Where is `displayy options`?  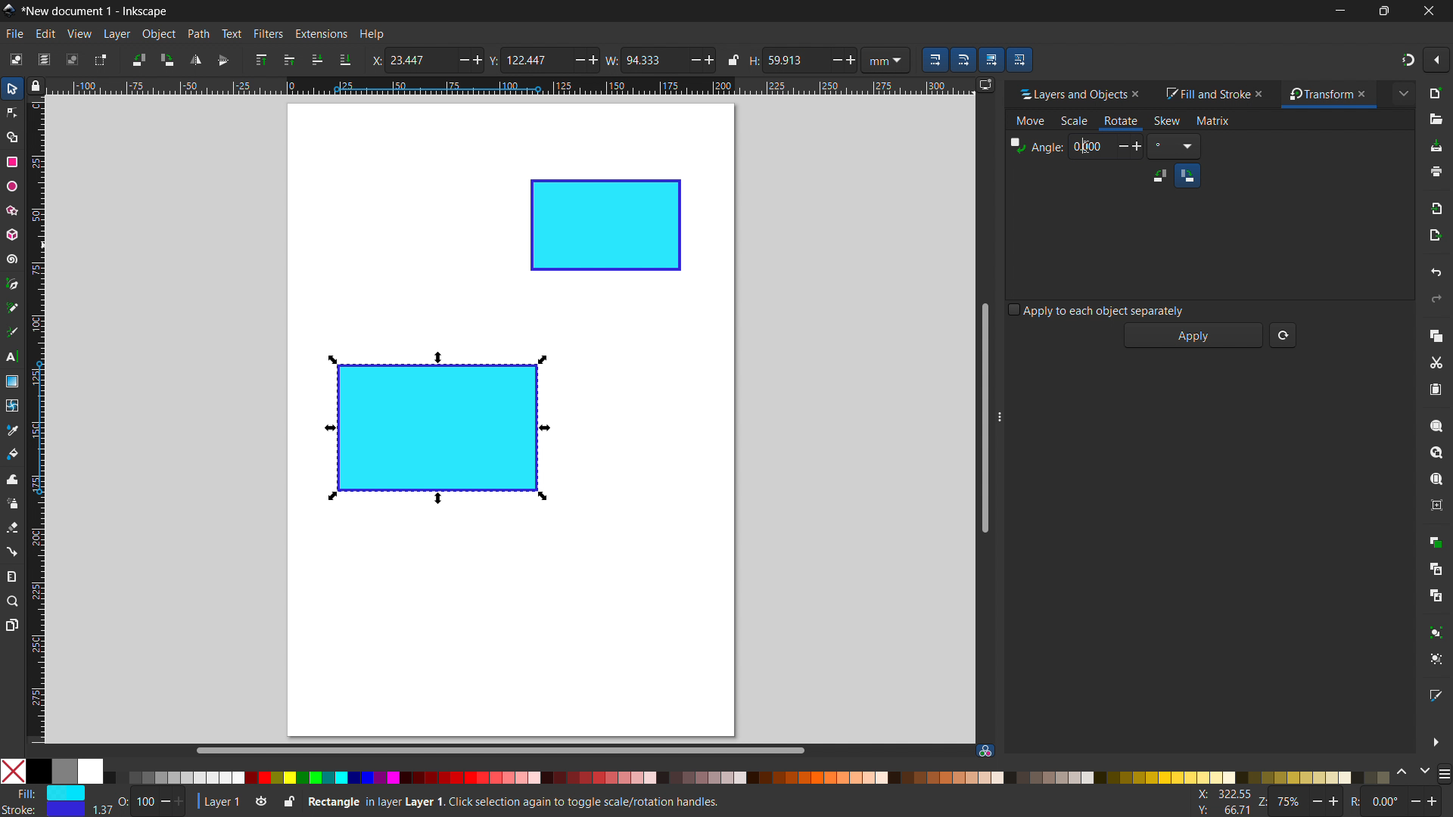 displayy options is located at coordinates (985, 85).